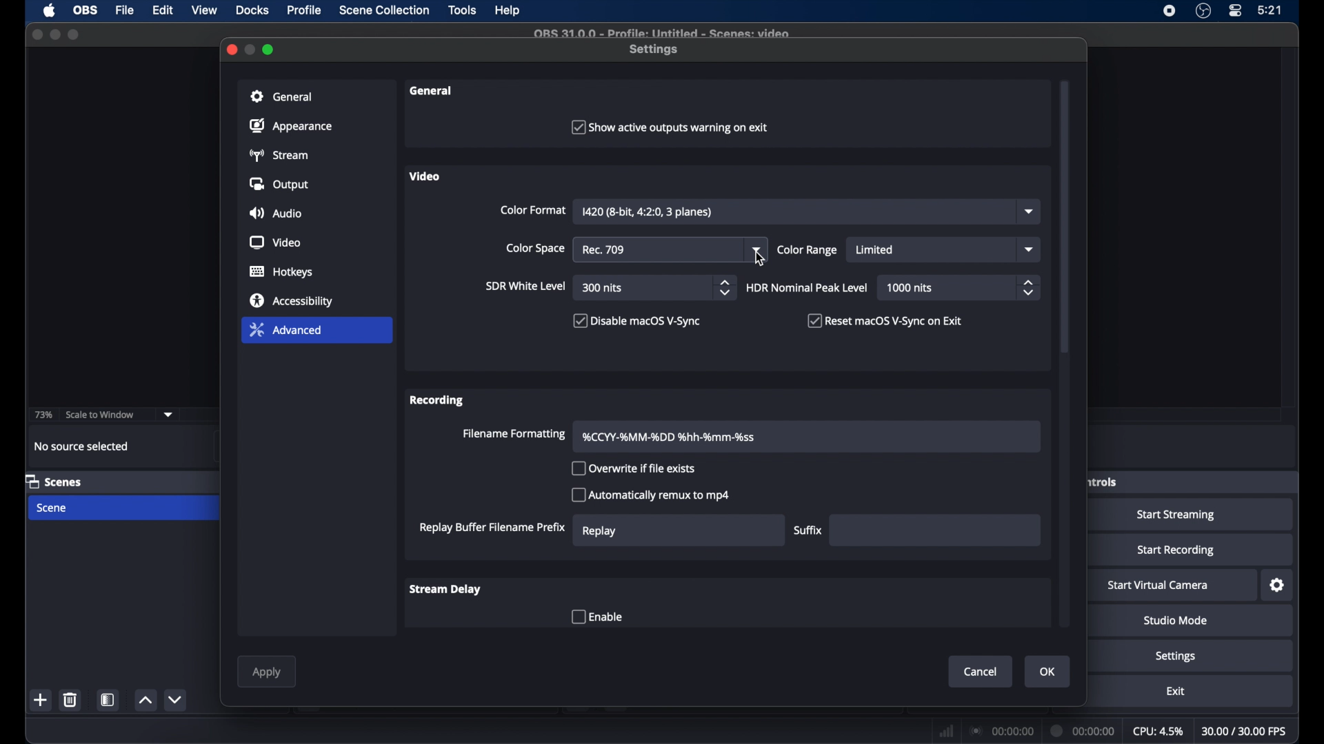  What do you see at coordinates (43, 415) in the screenshot?
I see `73%` at bounding box center [43, 415].